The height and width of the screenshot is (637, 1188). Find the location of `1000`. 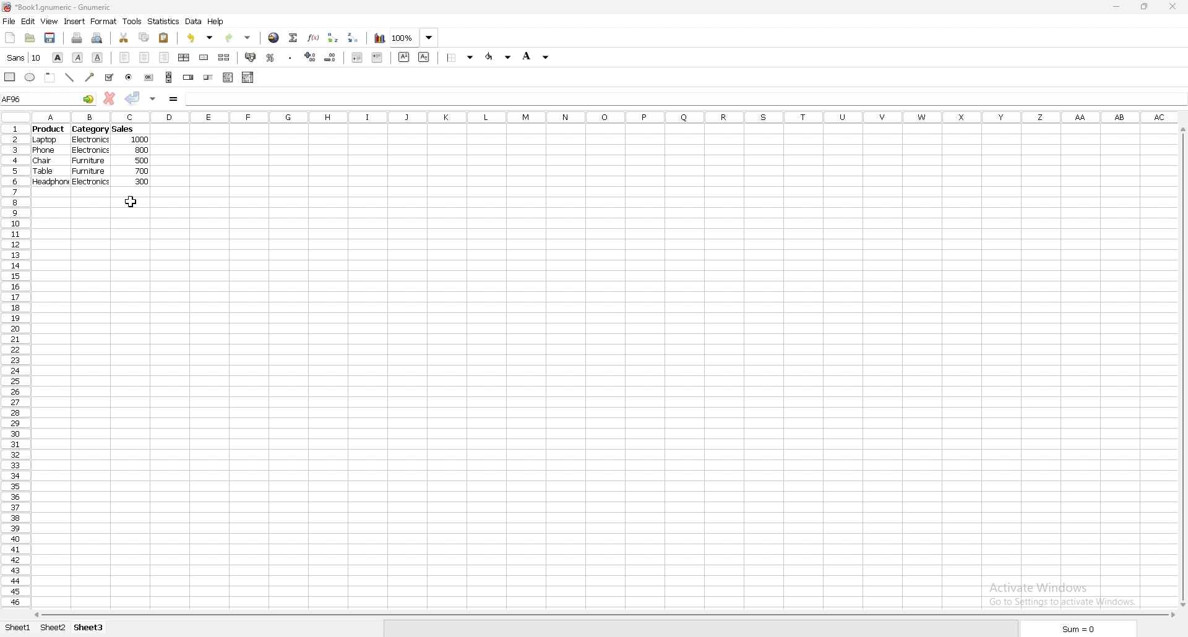

1000 is located at coordinates (141, 140).